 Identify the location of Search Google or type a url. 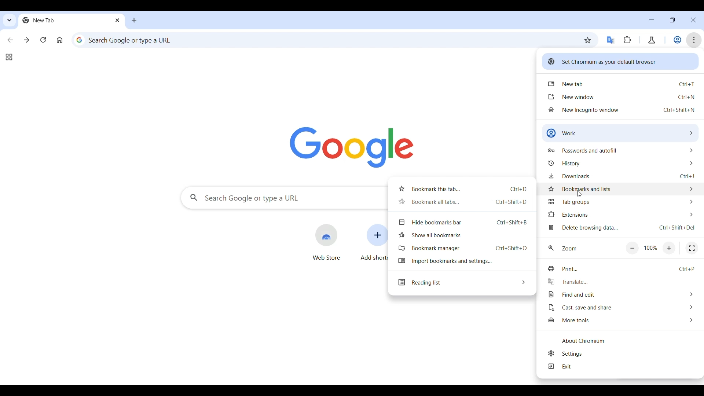
(324, 40).